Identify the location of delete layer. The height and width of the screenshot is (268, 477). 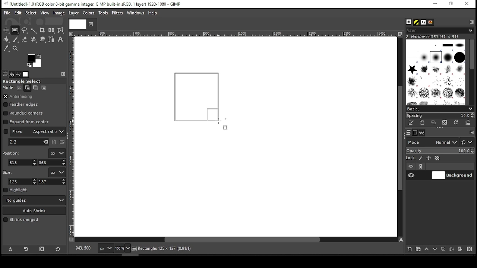
(469, 249).